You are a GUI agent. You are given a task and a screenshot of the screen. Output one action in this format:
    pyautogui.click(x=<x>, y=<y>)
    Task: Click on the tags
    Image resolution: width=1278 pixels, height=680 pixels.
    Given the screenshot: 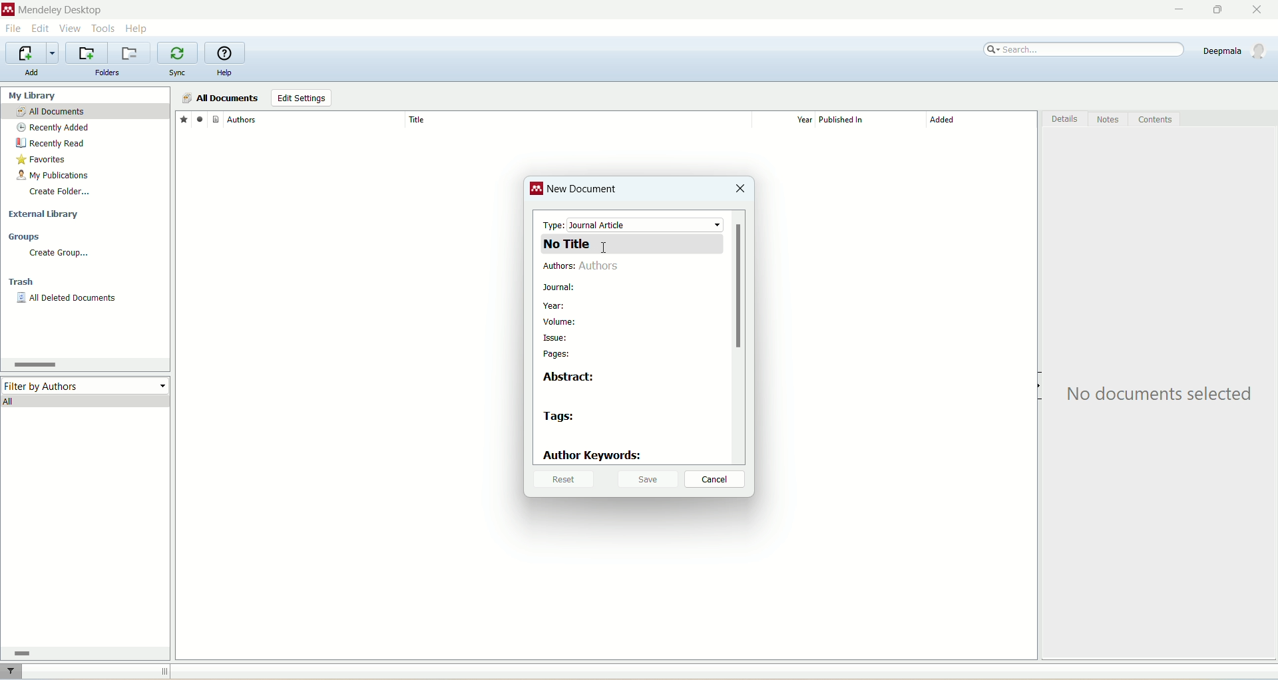 What is the action you would take?
    pyautogui.click(x=560, y=418)
    